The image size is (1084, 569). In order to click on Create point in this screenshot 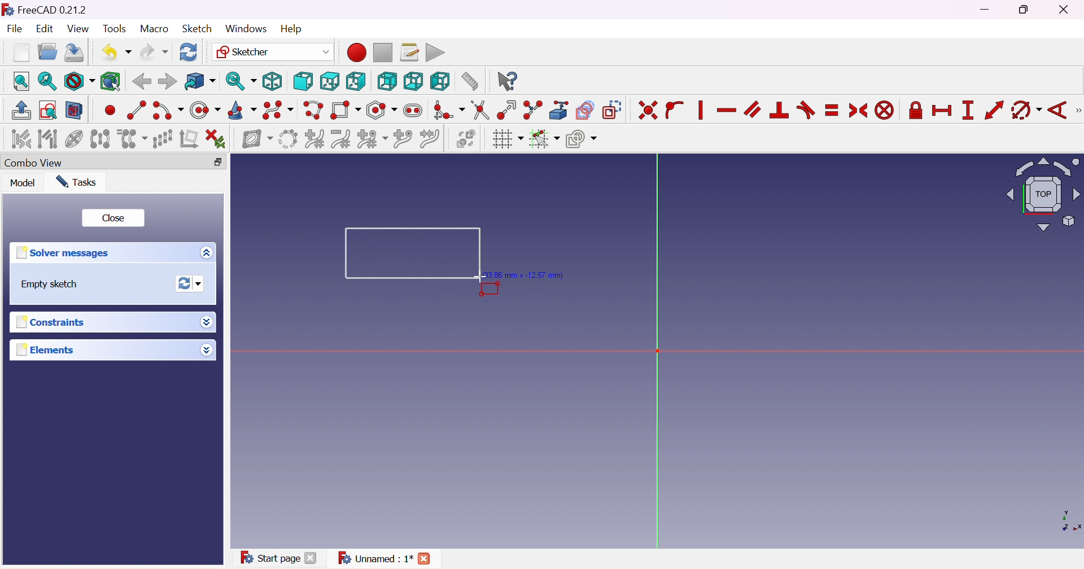, I will do `click(110, 112)`.